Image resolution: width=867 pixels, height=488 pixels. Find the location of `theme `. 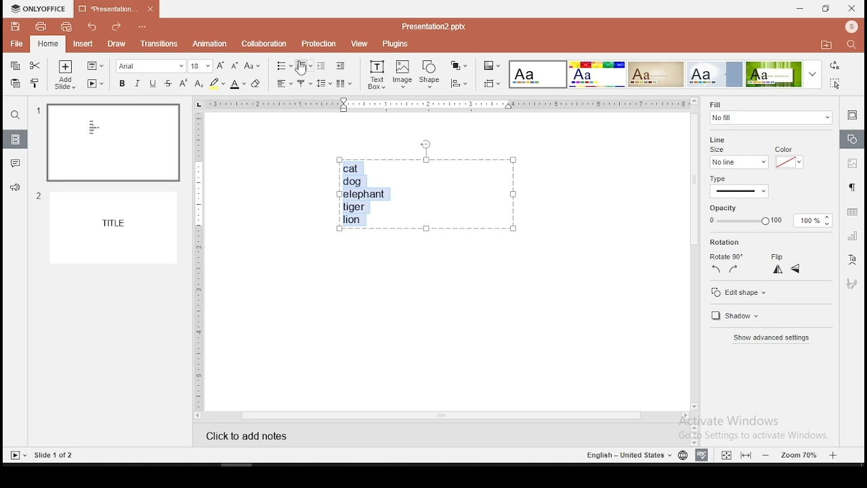

theme  is located at coordinates (656, 74).